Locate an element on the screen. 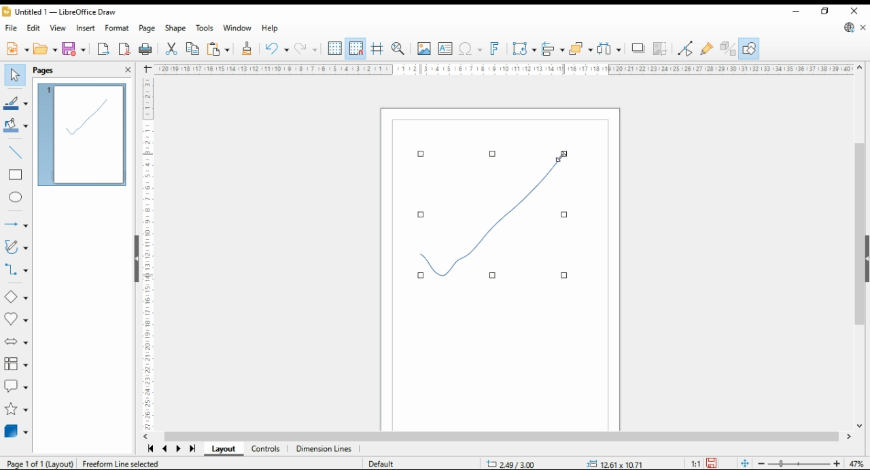 Image resolution: width=870 pixels, height=470 pixels. page 1 is located at coordinates (83, 134).